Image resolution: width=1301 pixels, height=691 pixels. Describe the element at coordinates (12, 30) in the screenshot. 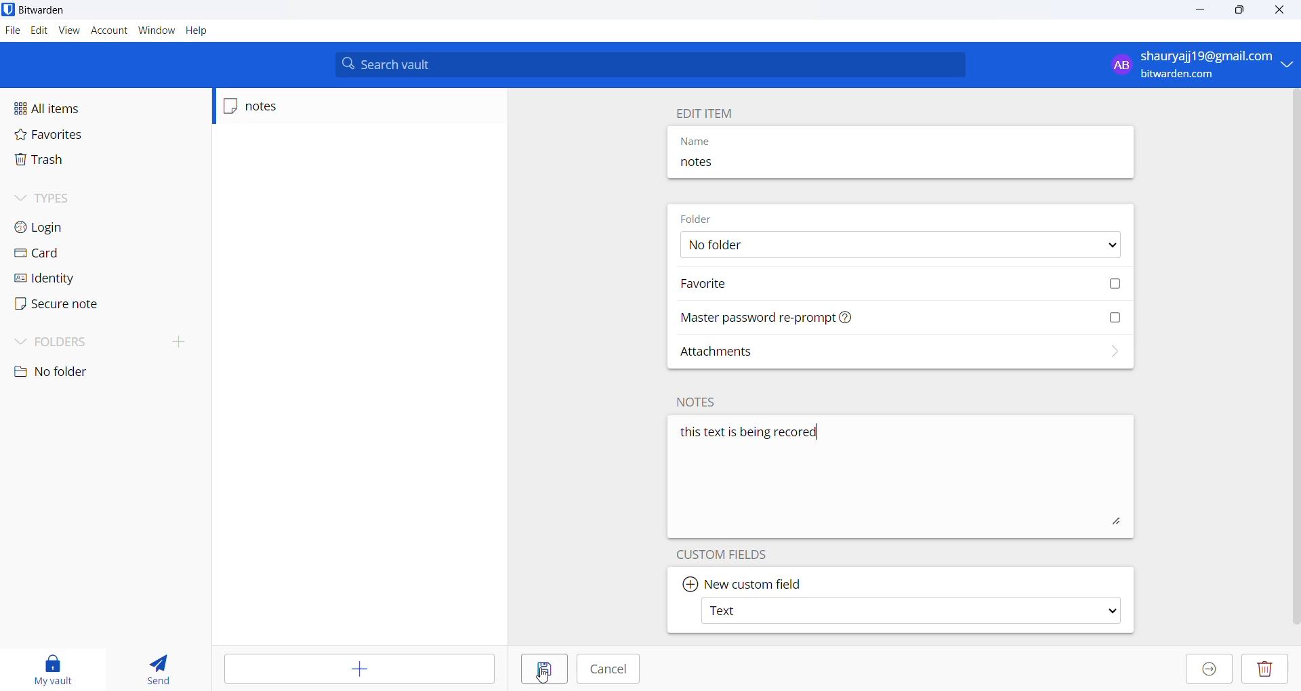

I see `files` at that location.